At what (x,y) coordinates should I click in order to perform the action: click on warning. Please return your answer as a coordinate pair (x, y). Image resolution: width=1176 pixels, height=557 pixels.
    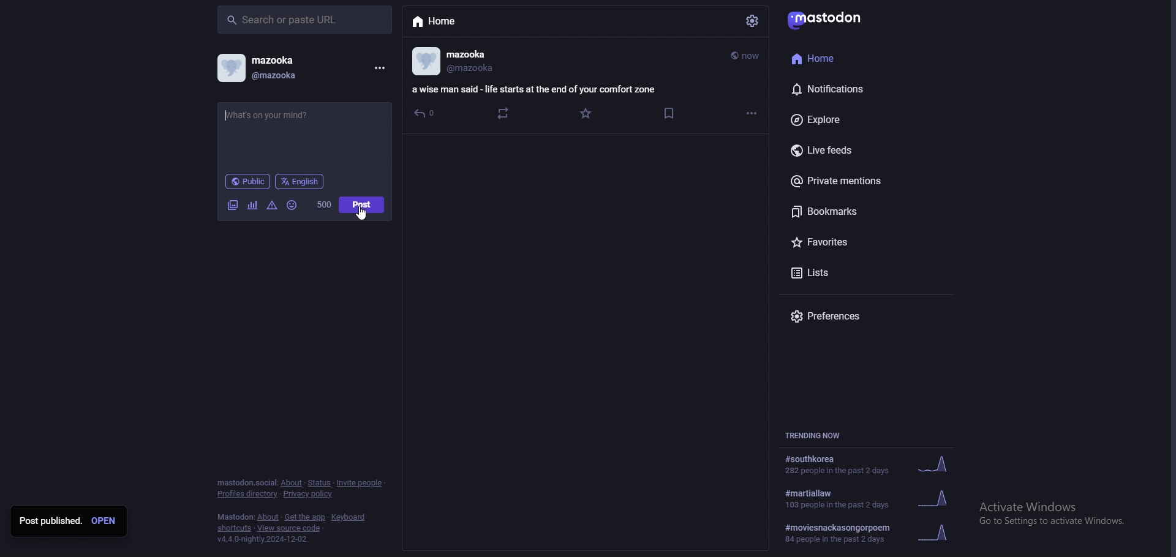
    Looking at the image, I should click on (273, 206).